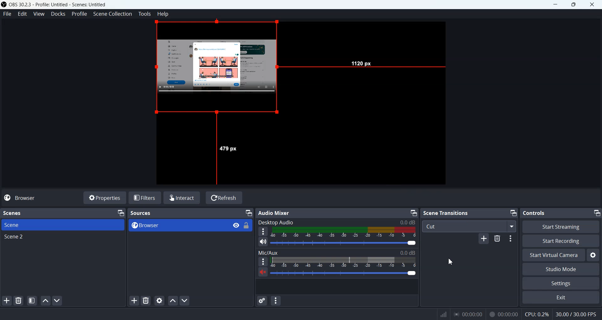  Describe the element at coordinates (224, 198) in the screenshot. I see `Refresh` at that location.